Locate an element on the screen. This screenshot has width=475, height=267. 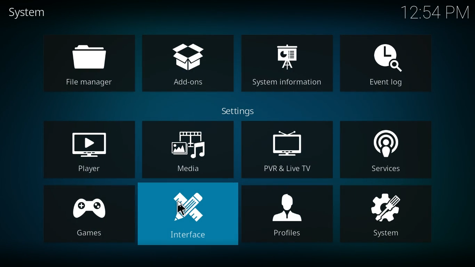
file manager is located at coordinates (85, 64).